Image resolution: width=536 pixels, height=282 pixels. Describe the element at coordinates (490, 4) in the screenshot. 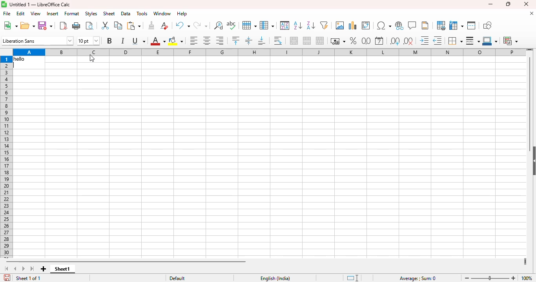

I see `minimize` at that location.